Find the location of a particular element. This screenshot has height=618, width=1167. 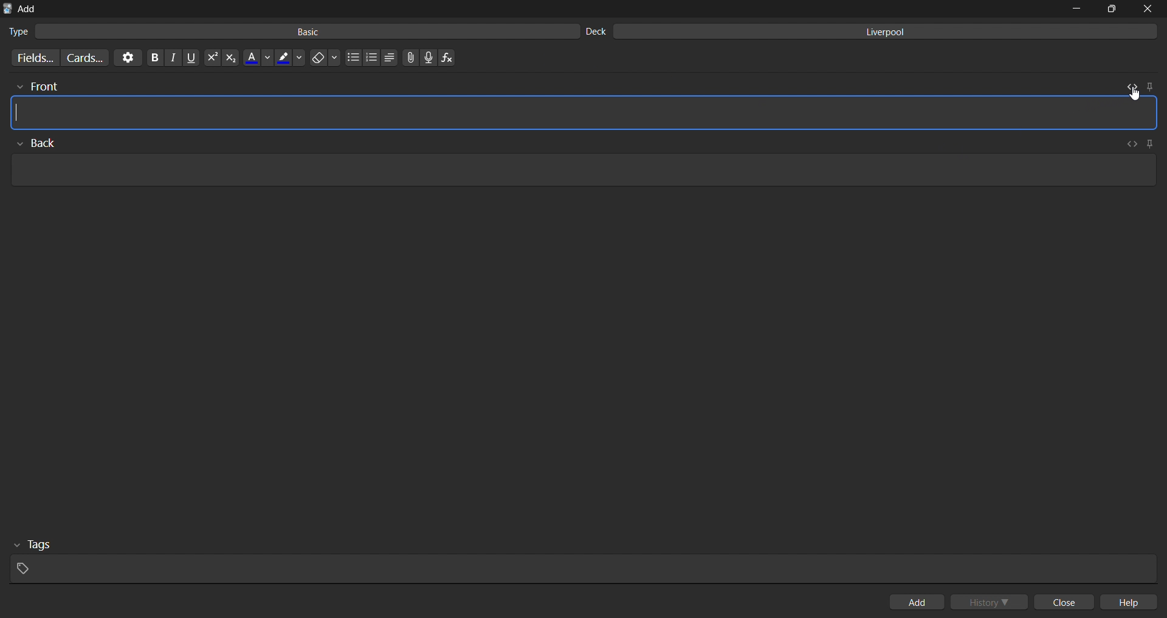

attach files is located at coordinates (410, 58).